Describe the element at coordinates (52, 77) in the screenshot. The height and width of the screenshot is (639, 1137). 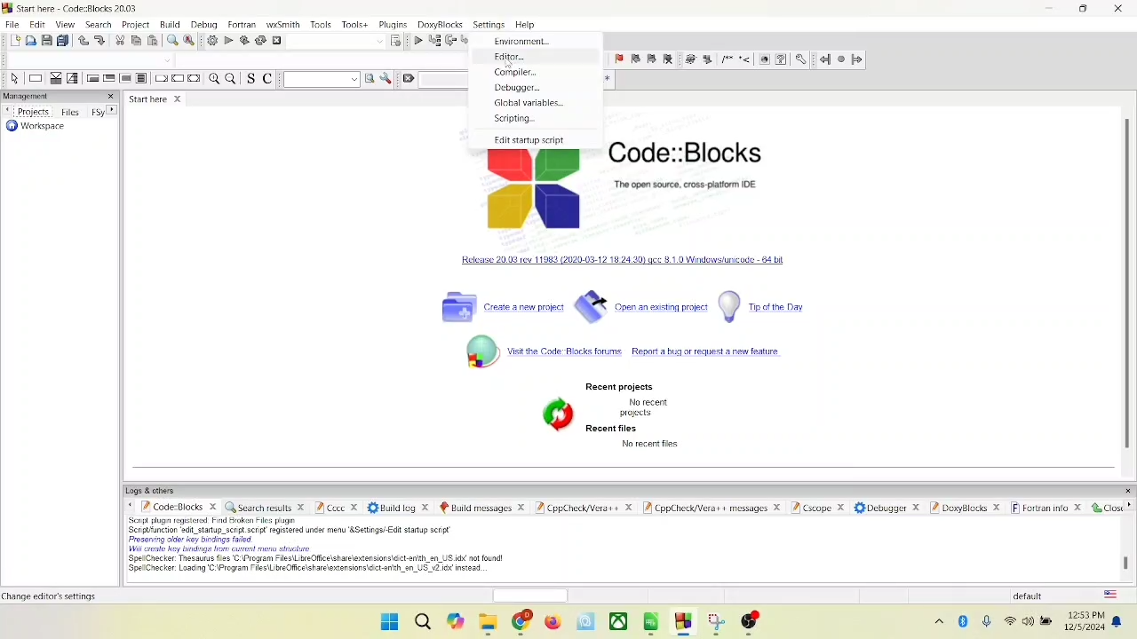
I see `decision` at that location.